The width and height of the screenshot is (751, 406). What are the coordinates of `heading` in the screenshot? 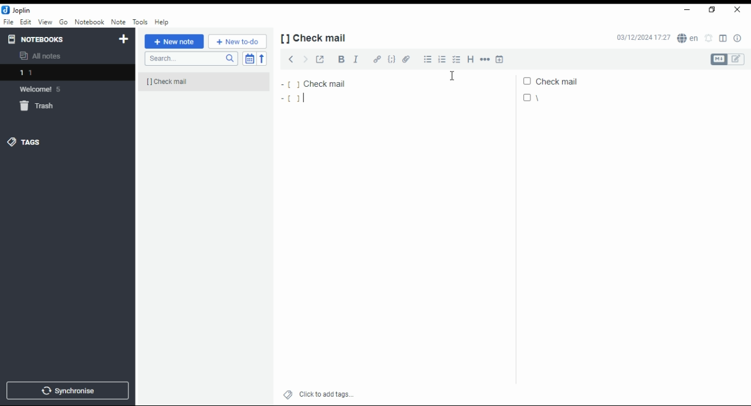 It's located at (471, 59).